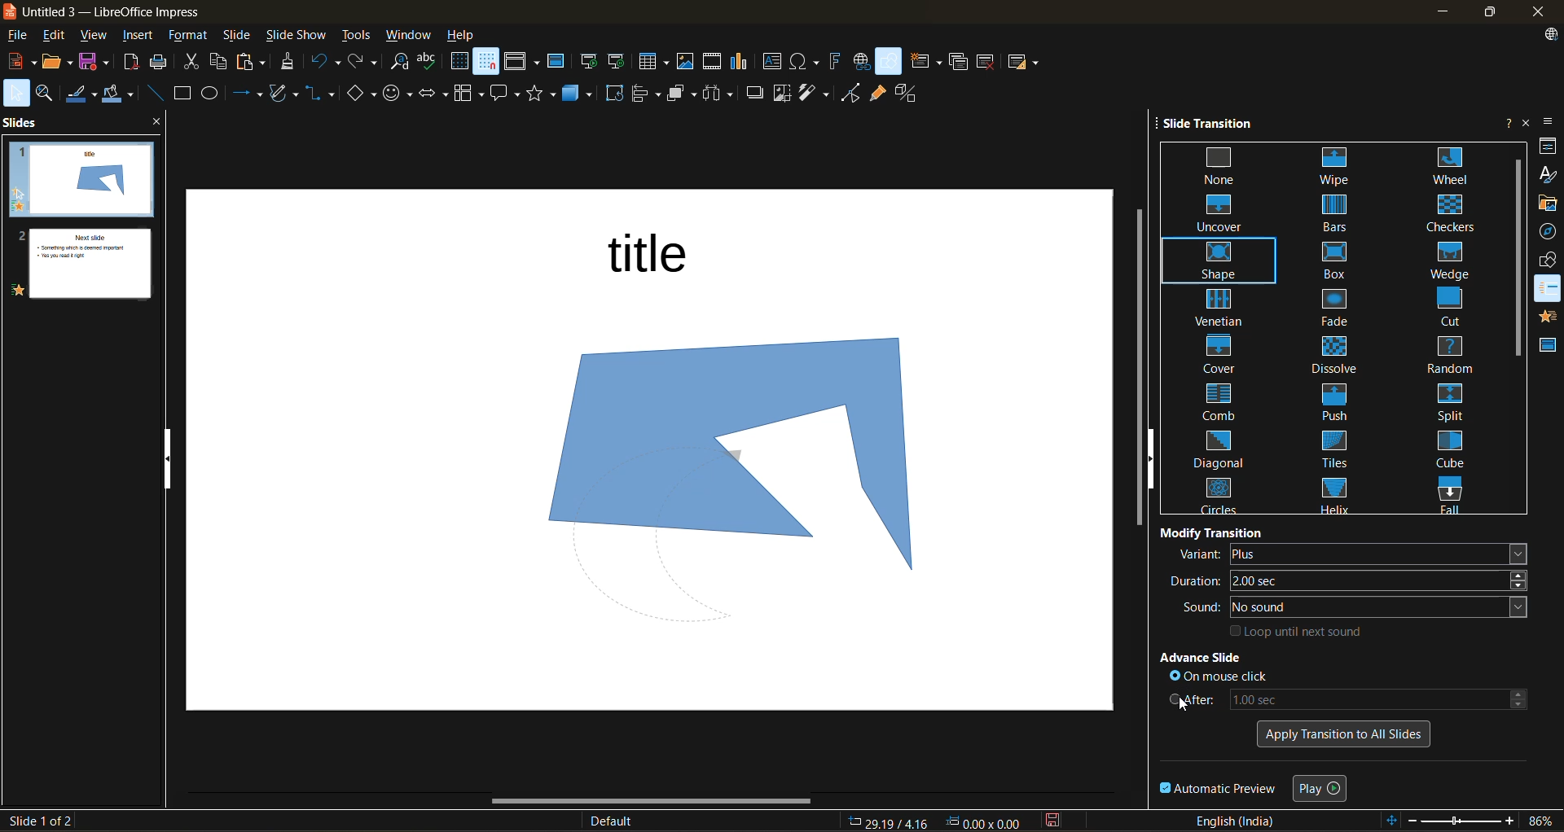 This screenshot has width=1564, height=832. What do you see at coordinates (154, 93) in the screenshot?
I see `insert line` at bounding box center [154, 93].